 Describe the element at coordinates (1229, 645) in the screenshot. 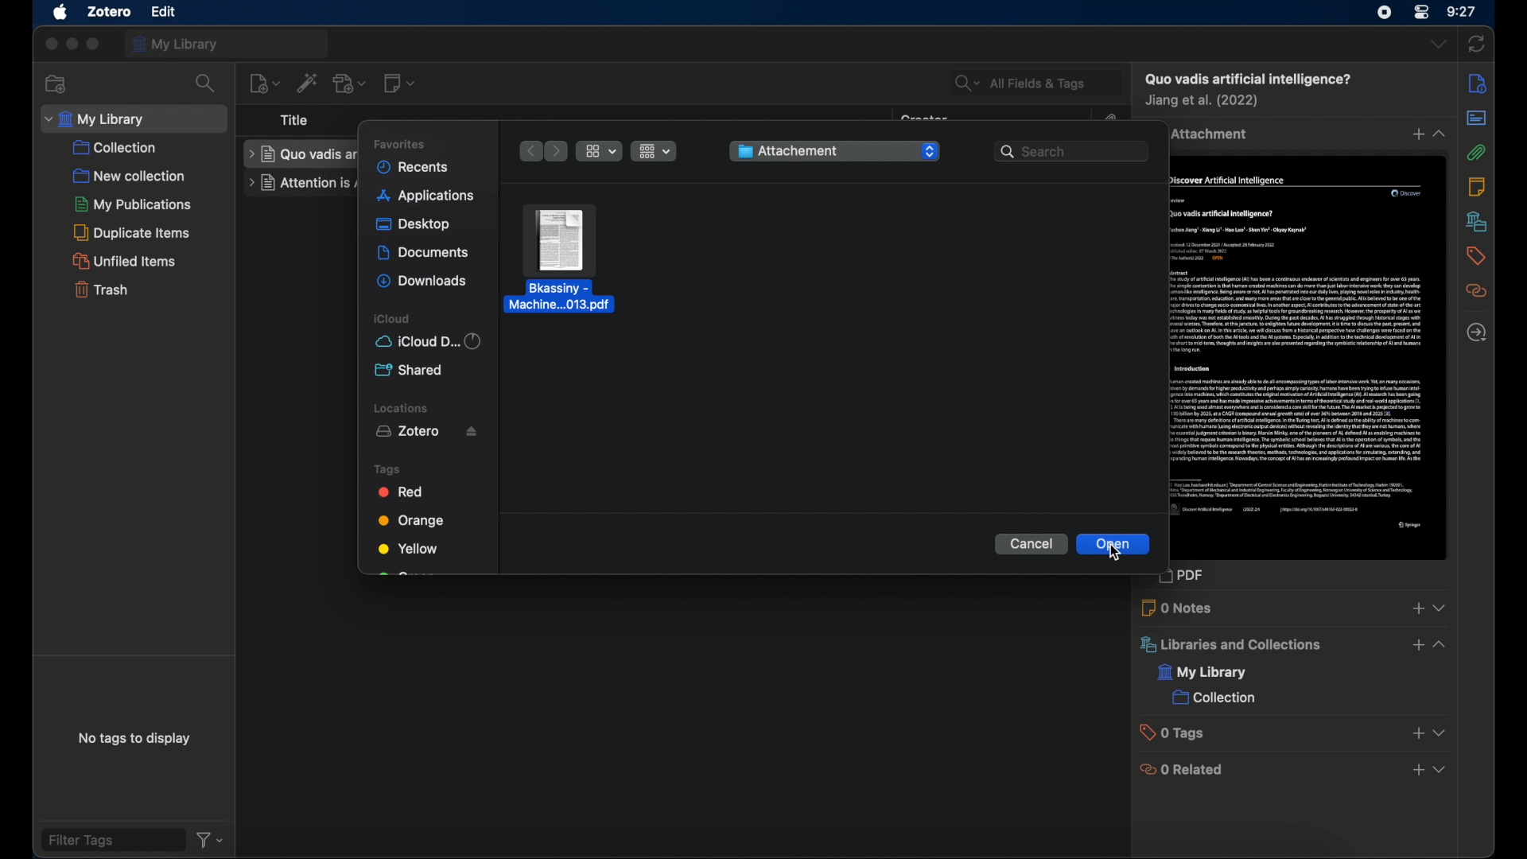

I see `libraries and collections` at that location.